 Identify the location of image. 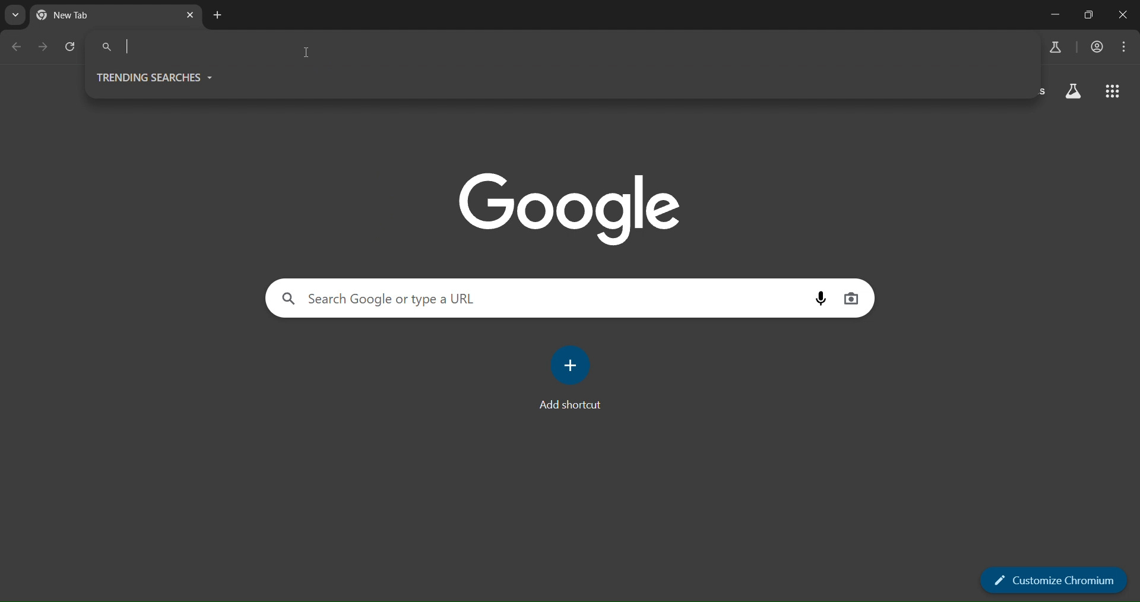
(574, 208).